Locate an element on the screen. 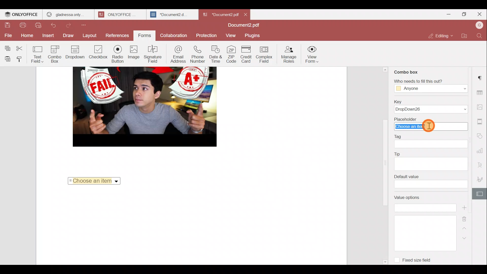 This screenshot has height=274, width=487. Text Art settings is located at coordinates (481, 164).